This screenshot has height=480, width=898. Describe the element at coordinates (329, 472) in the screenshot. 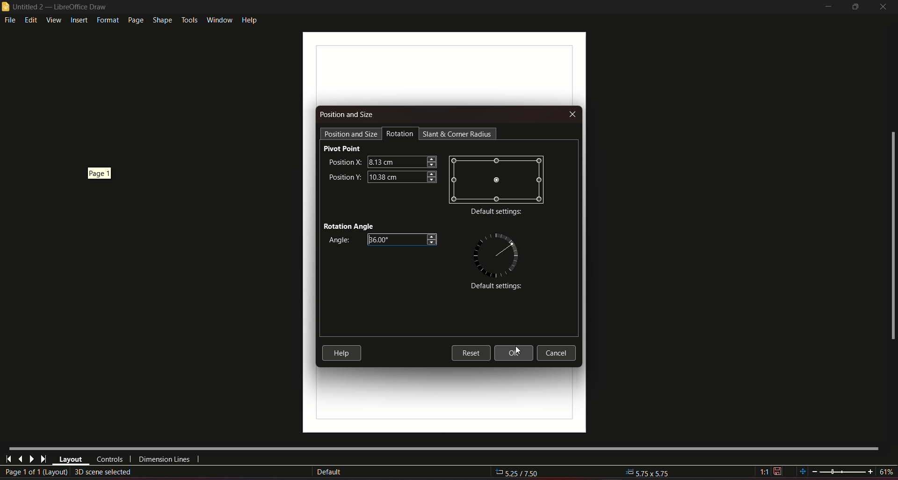

I see `Default` at that location.